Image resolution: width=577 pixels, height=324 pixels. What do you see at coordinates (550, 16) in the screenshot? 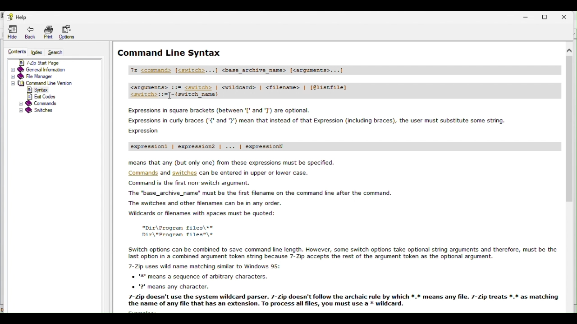
I see `restore ` at bounding box center [550, 16].